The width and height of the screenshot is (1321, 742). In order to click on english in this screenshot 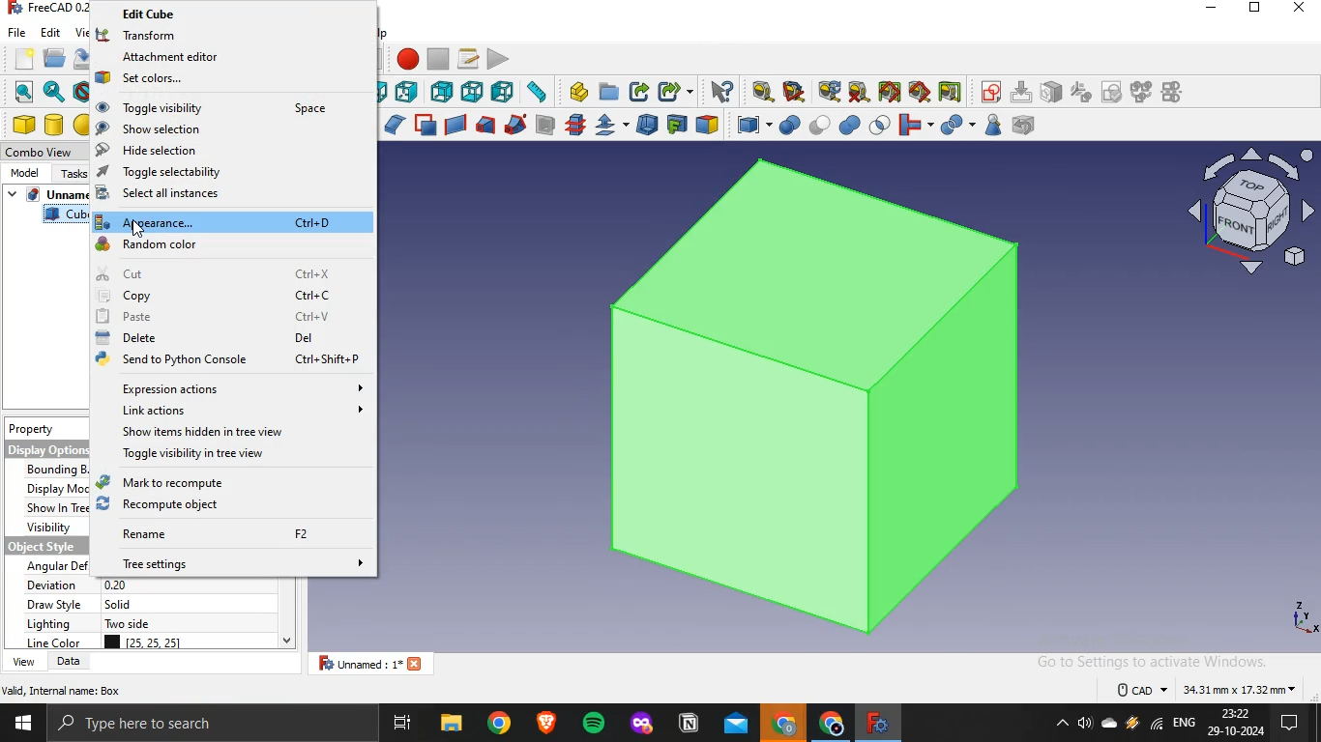, I will do `click(1185, 723)`.